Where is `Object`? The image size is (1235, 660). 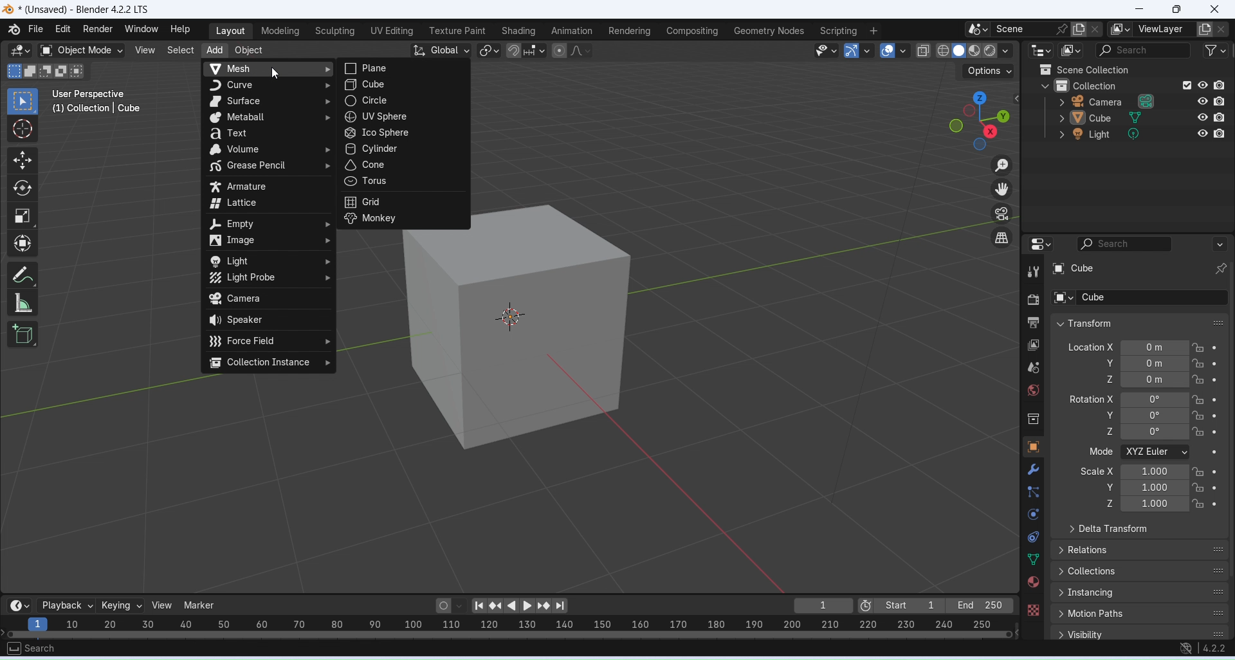
Object is located at coordinates (249, 50).